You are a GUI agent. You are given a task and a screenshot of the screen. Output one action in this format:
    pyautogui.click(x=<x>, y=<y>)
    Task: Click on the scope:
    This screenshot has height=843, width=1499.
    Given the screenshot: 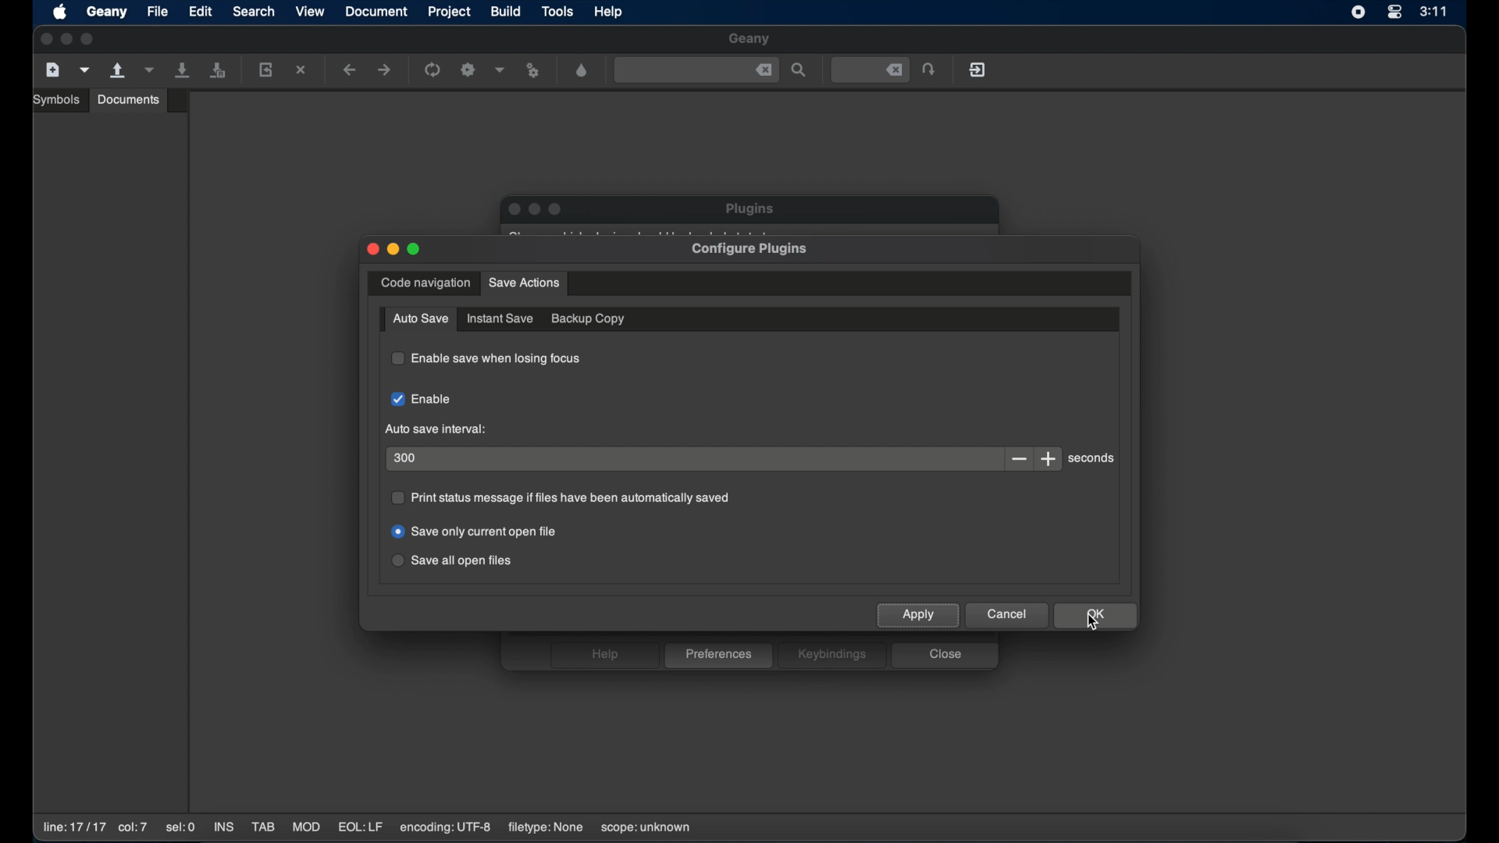 What is the action you would take?
    pyautogui.click(x=646, y=828)
    